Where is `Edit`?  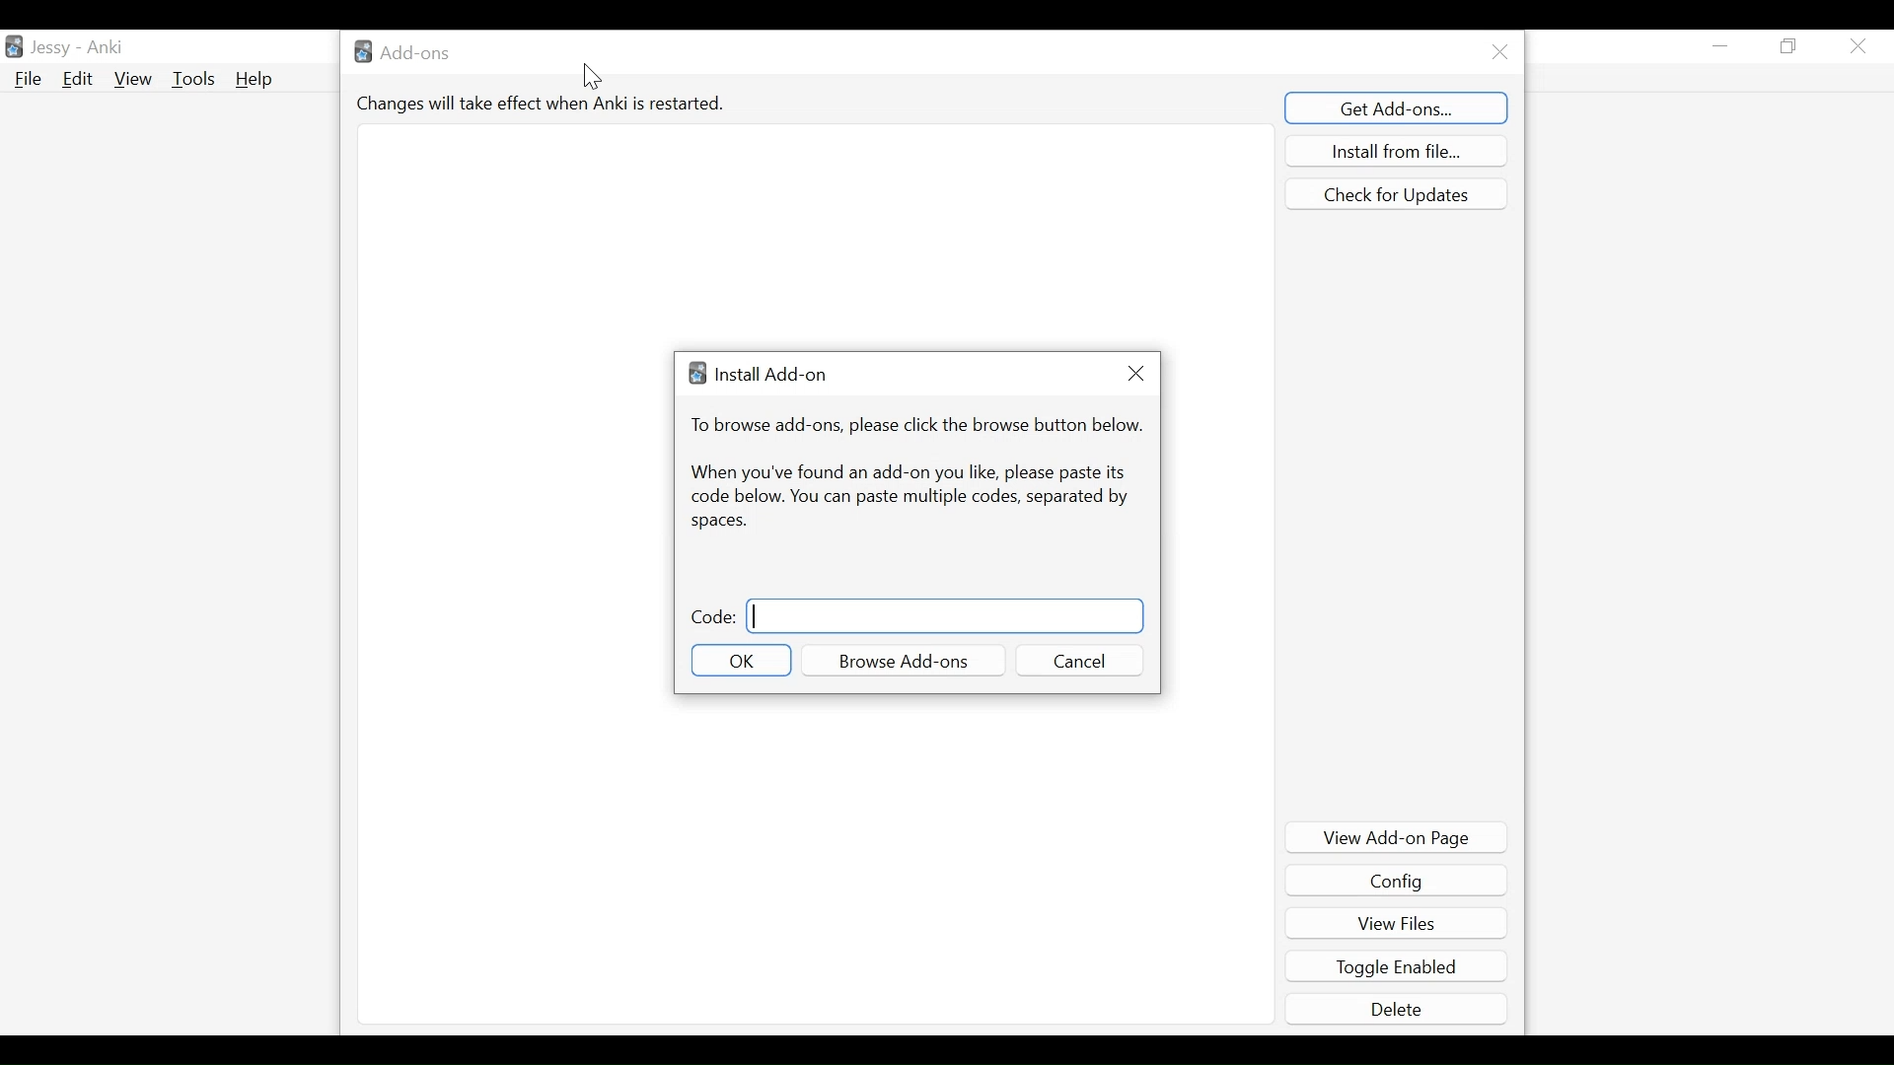
Edit is located at coordinates (76, 79).